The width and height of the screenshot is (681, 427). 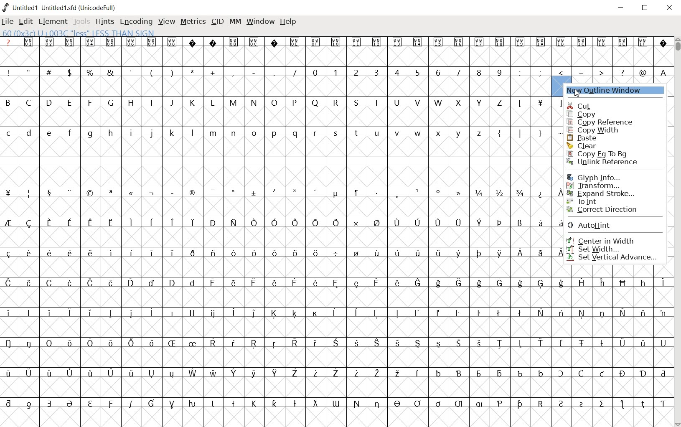 What do you see at coordinates (533, 102) in the screenshot?
I see `symbols` at bounding box center [533, 102].